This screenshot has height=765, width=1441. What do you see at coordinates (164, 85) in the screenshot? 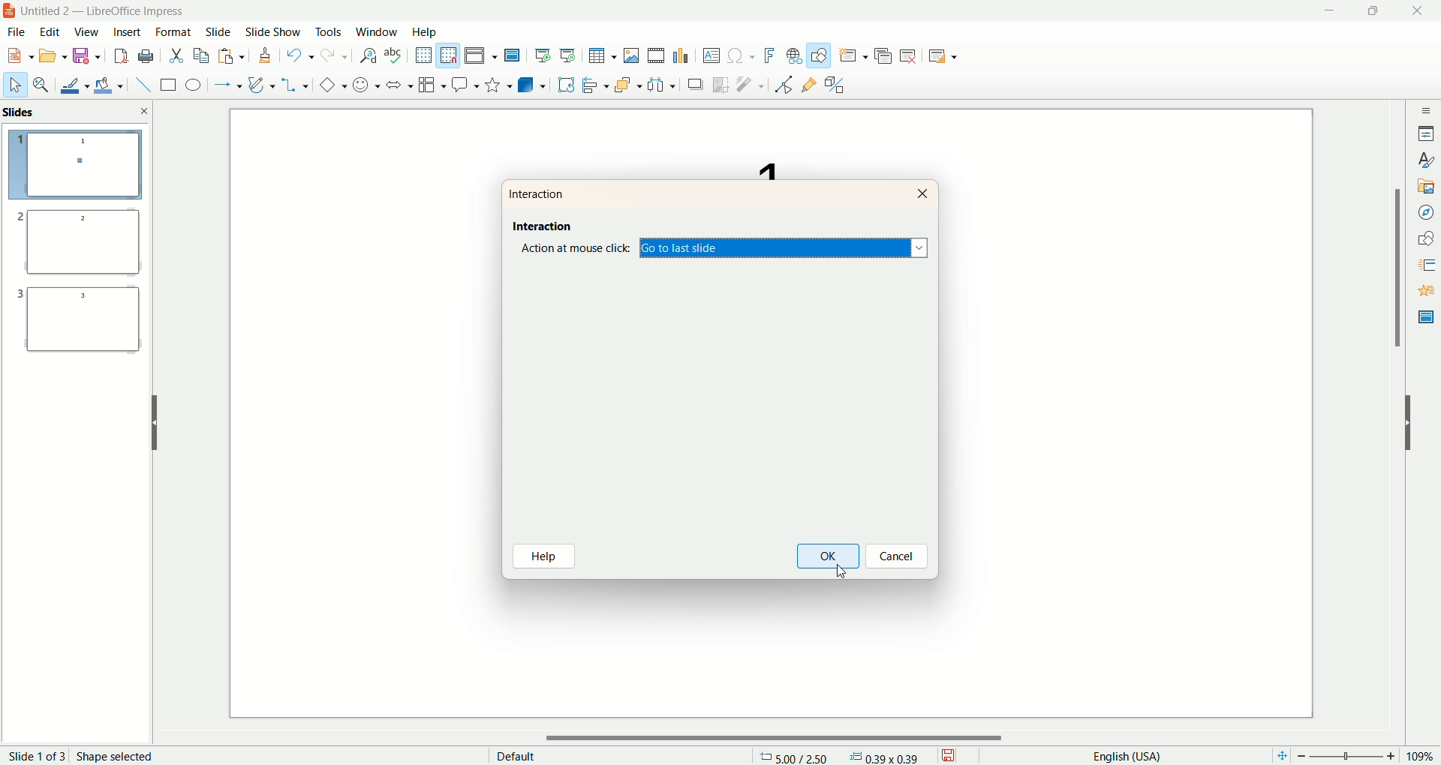
I see `rectangle` at bounding box center [164, 85].